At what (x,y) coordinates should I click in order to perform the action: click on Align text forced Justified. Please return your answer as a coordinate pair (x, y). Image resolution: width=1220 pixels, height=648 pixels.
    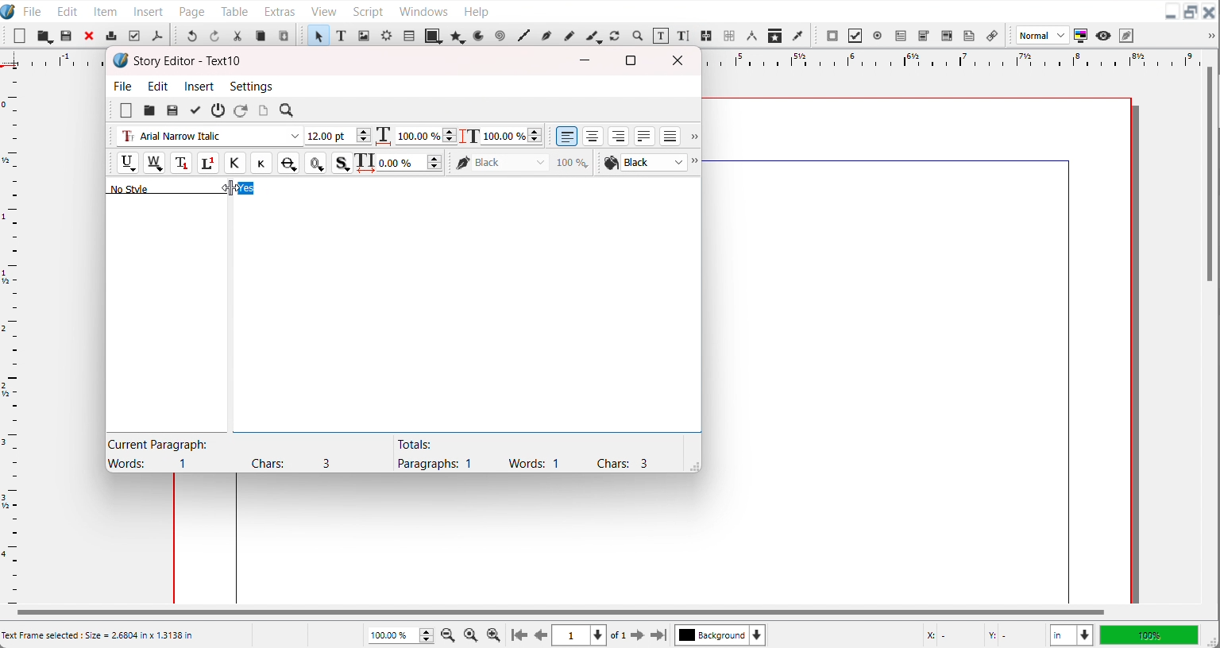
    Looking at the image, I should click on (670, 136).